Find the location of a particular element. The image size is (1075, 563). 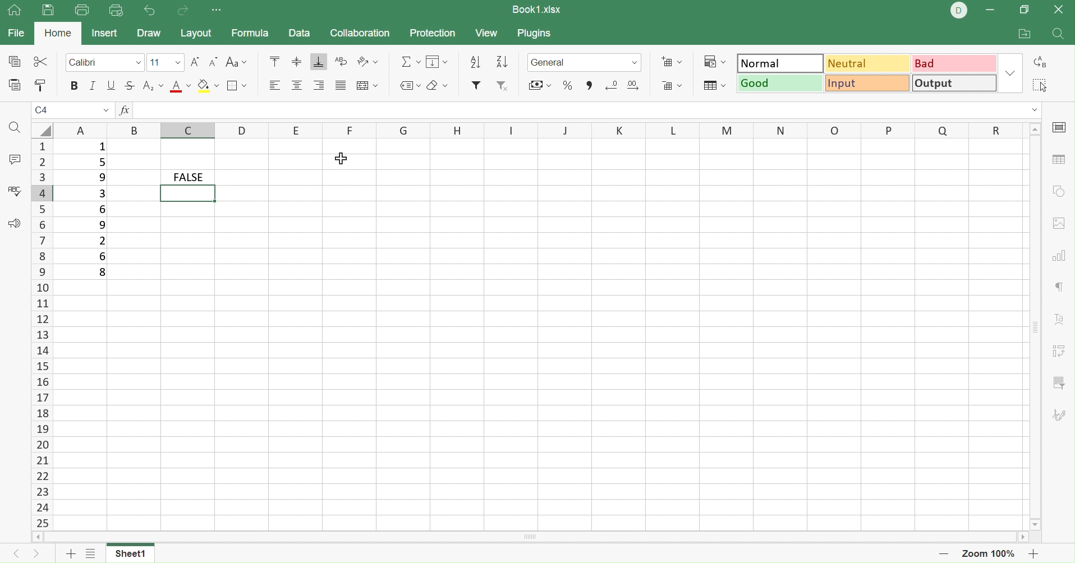

Bad is located at coordinates (955, 63).